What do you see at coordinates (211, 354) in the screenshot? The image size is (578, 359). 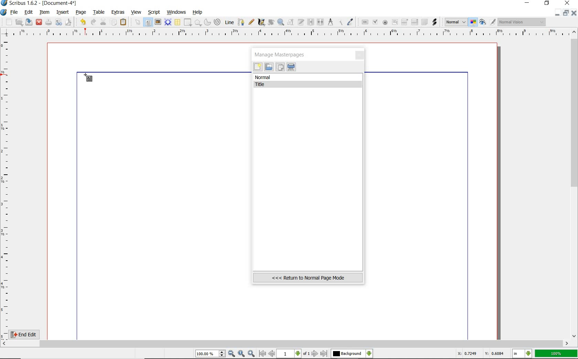 I see `100.00%` at bounding box center [211, 354].